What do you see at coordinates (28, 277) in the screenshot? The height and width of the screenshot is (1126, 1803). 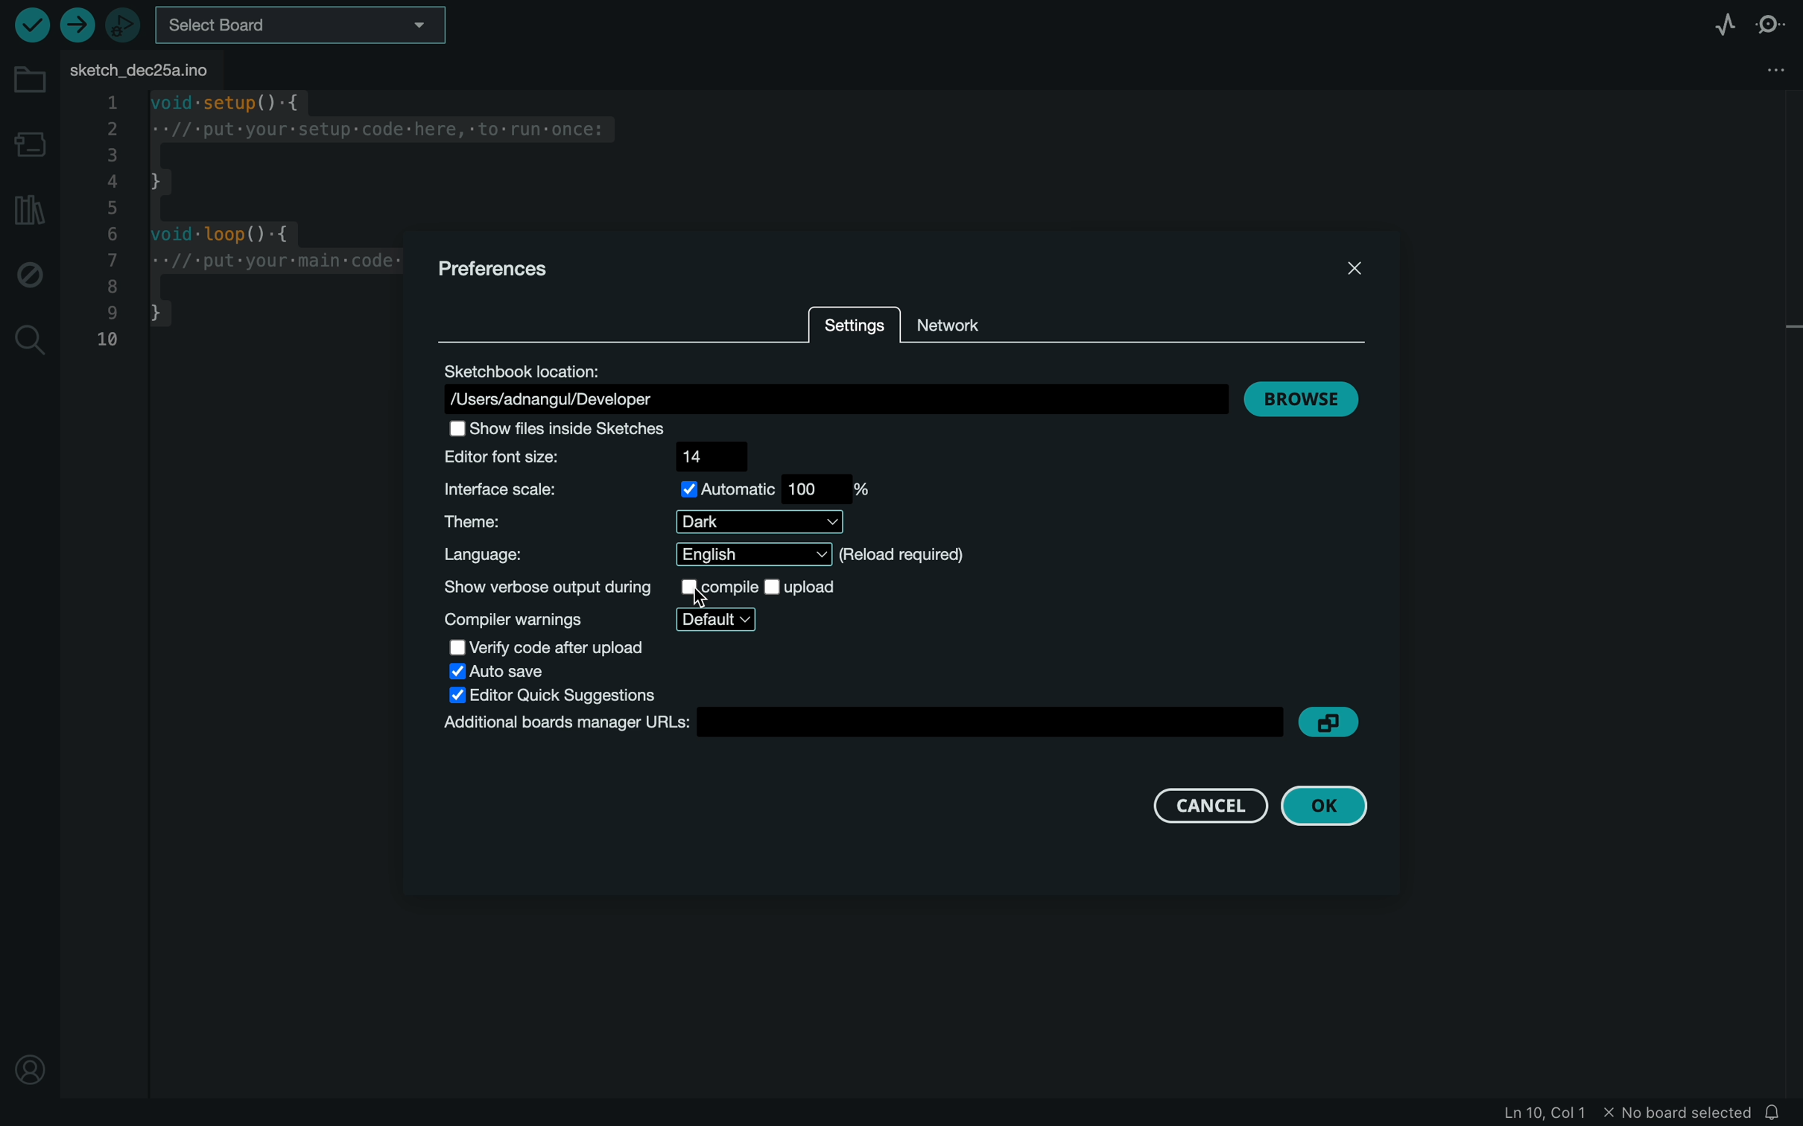 I see `debug` at bounding box center [28, 277].